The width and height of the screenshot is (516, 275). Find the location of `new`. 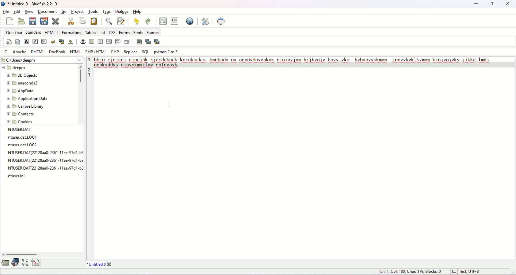

new is located at coordinates (10, 21).